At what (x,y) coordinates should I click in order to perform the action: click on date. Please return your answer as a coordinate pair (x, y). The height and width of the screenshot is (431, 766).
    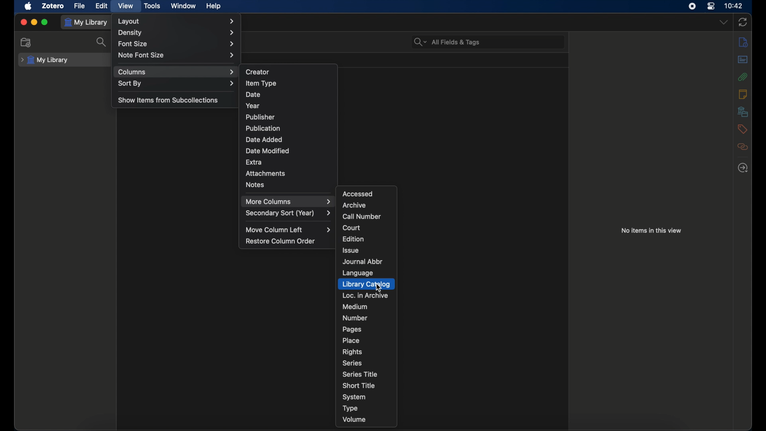
    Looking at the image, I should click on (253, 95).